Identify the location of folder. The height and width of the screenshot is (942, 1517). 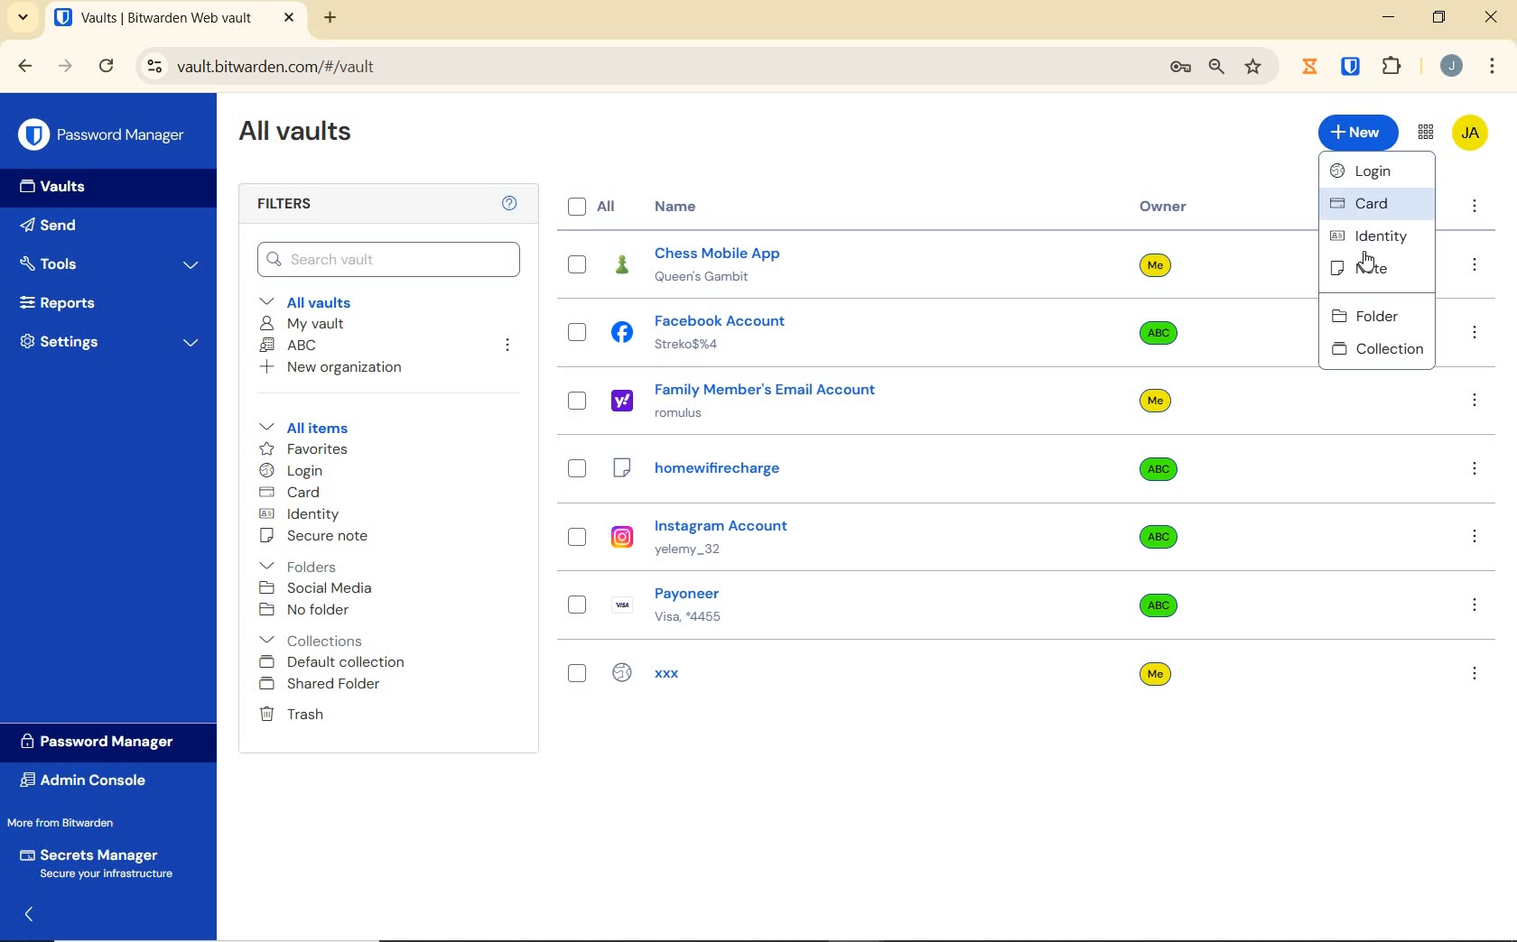
(1377, 311).